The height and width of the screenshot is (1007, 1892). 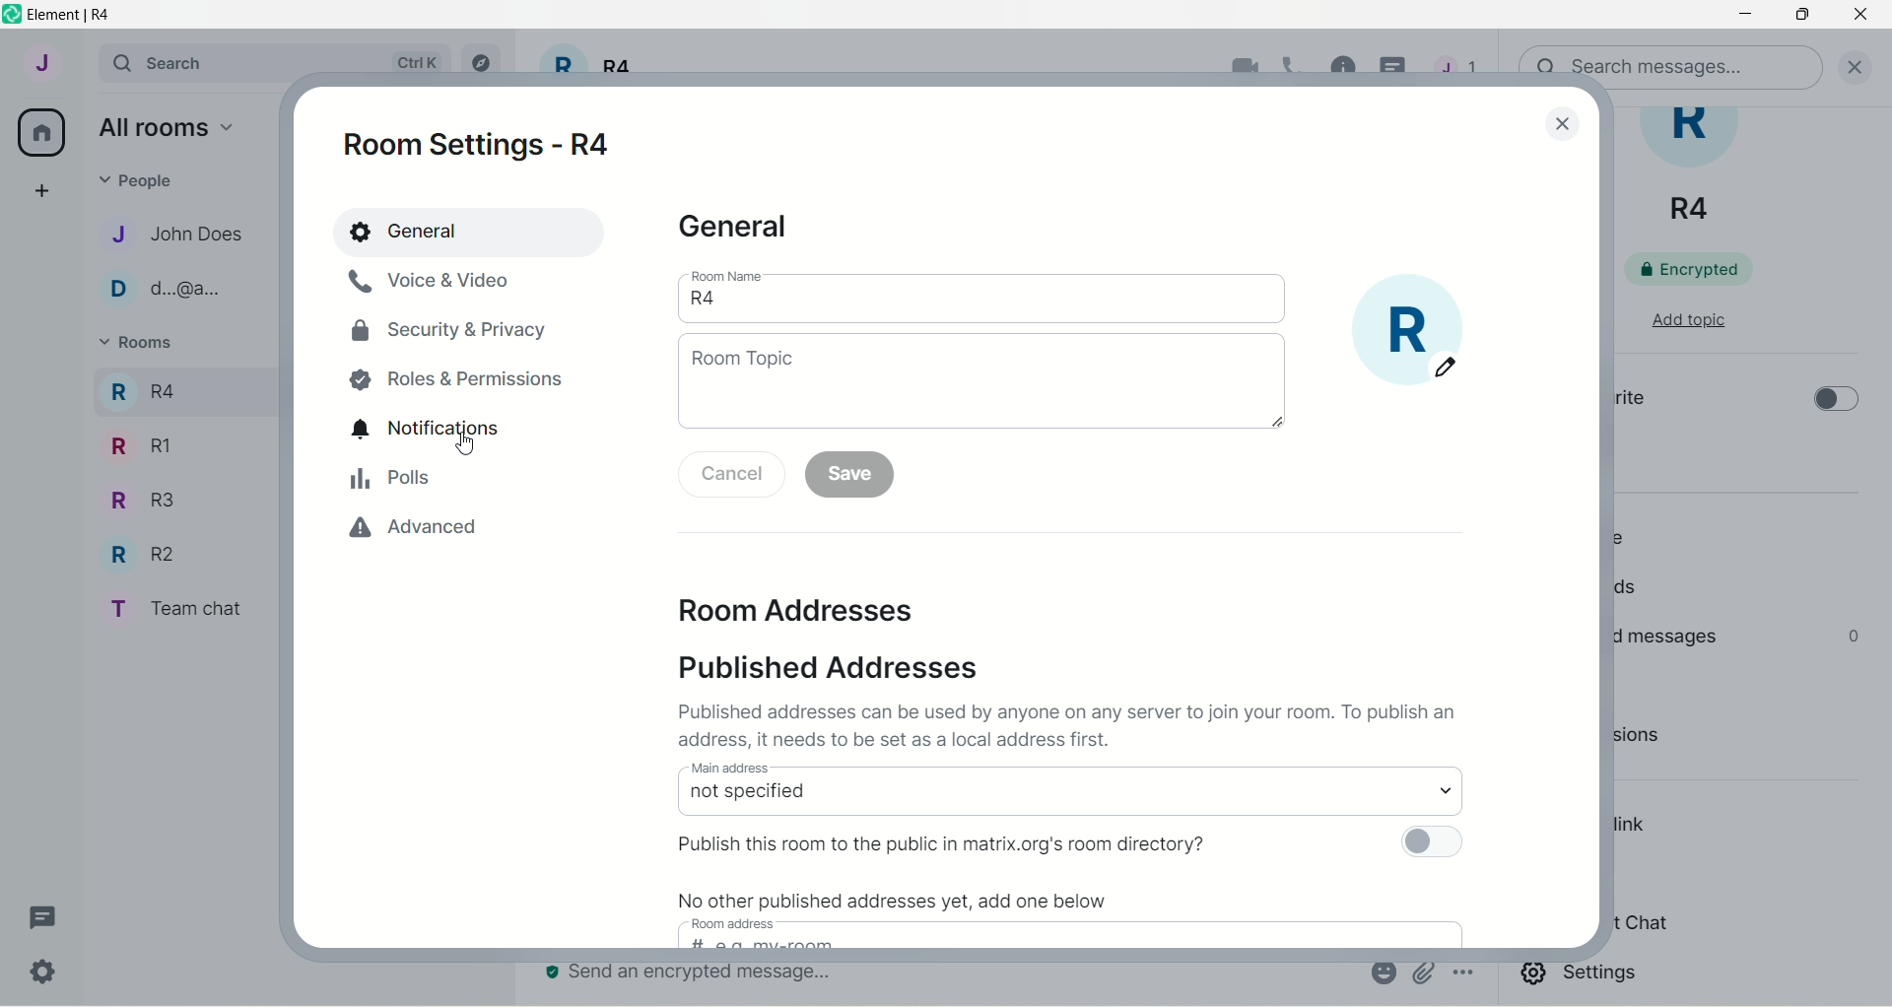 I want to click on published addresses, so click(x=829, y=667).